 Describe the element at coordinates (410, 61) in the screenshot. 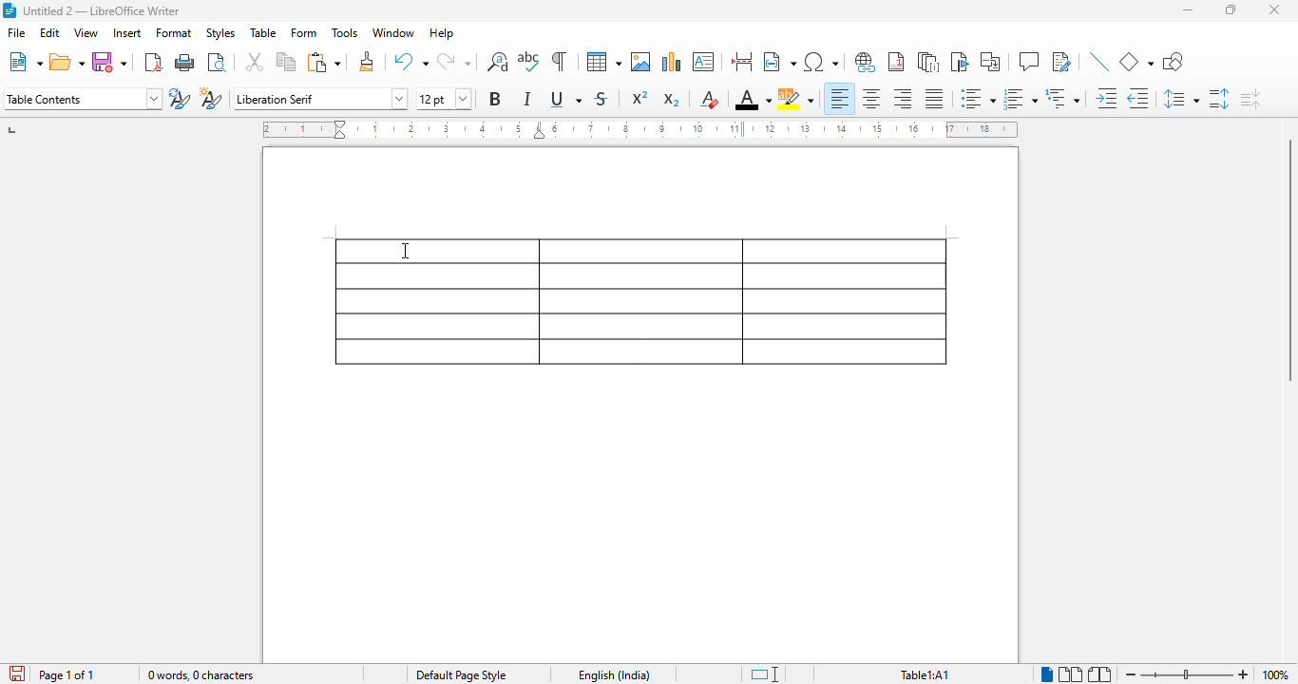

I see `undo` at that location.